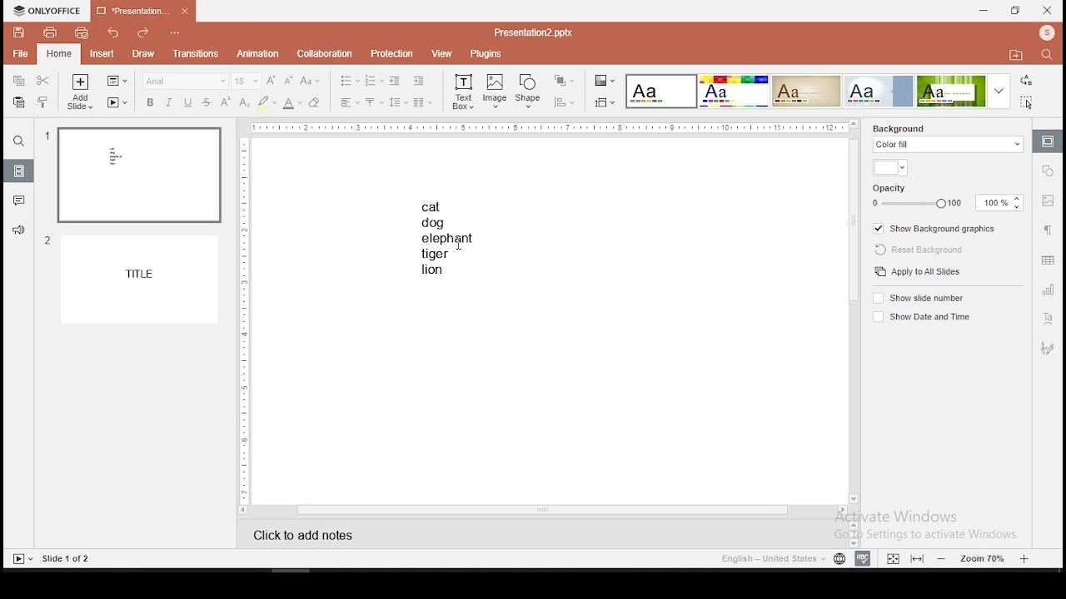 The image size is (1066, 599). What do you see at coordinates (134, 175) in the screenshot?
I see `slide 1` at bounding box center [134, 175].